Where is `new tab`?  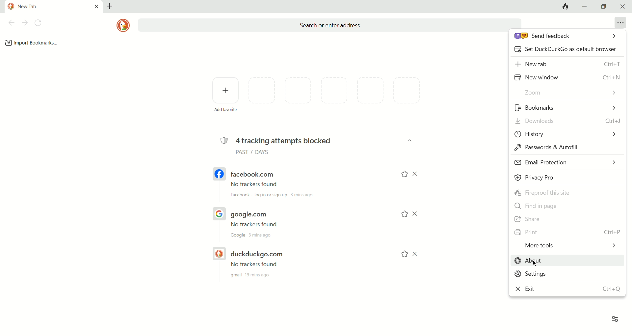 new tab is located at coordinates (568, 65).